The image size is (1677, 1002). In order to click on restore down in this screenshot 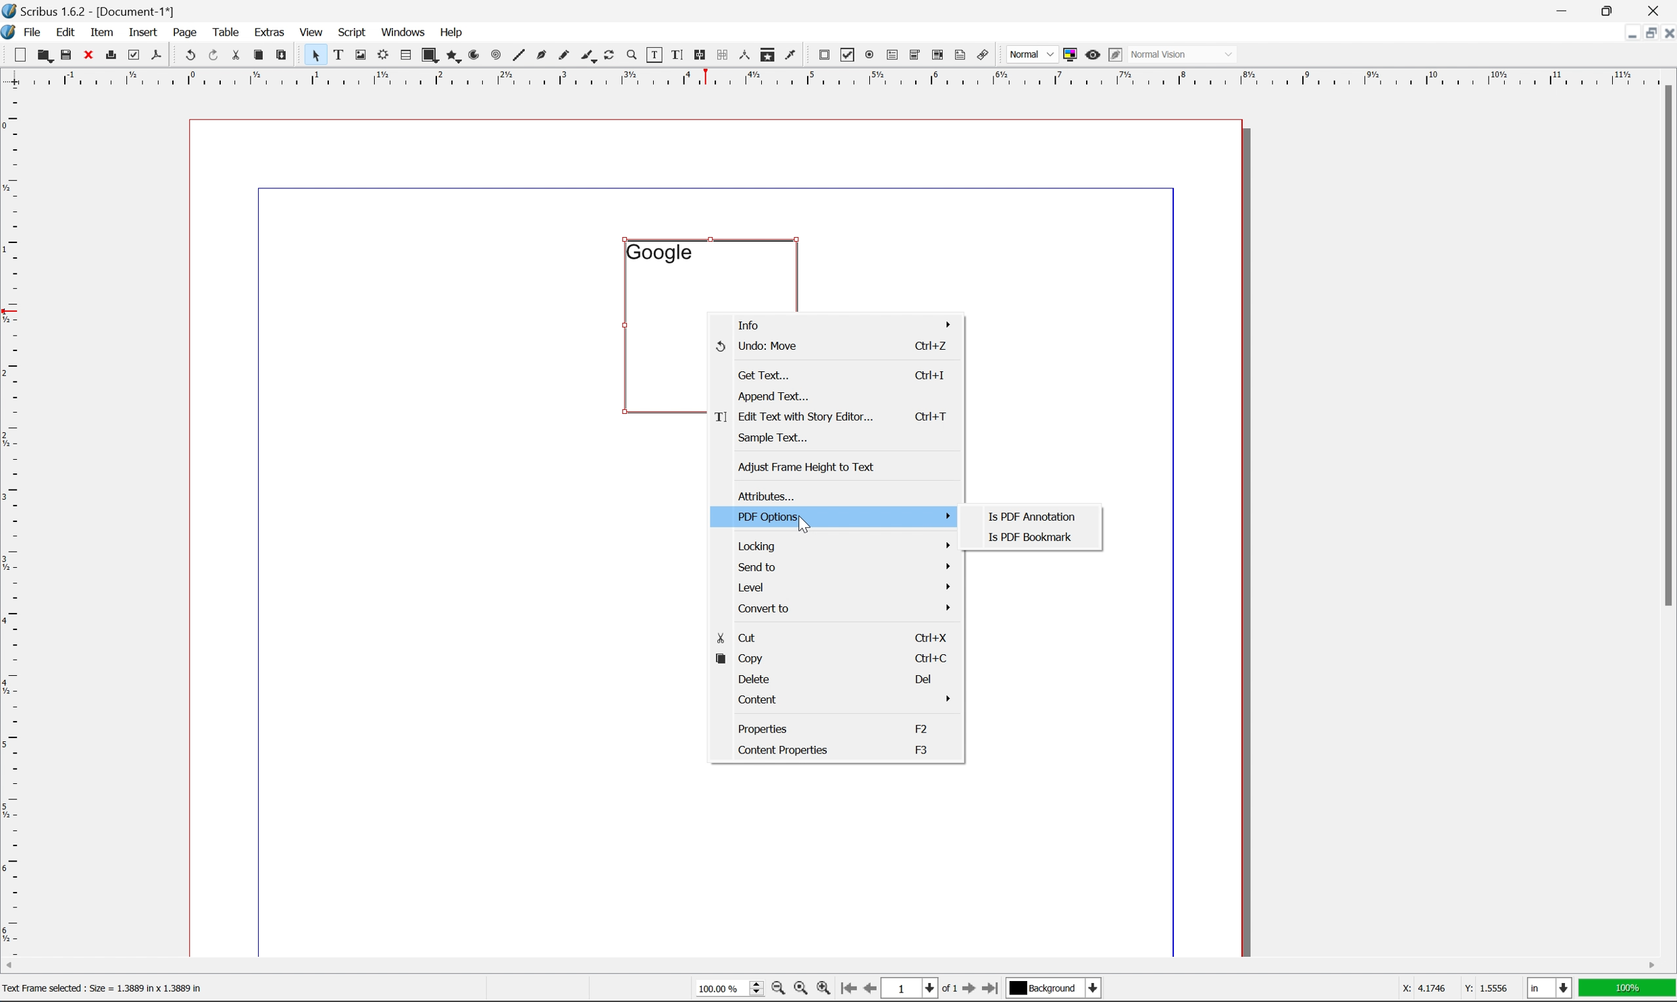, I will do `click(1645, 33)`.